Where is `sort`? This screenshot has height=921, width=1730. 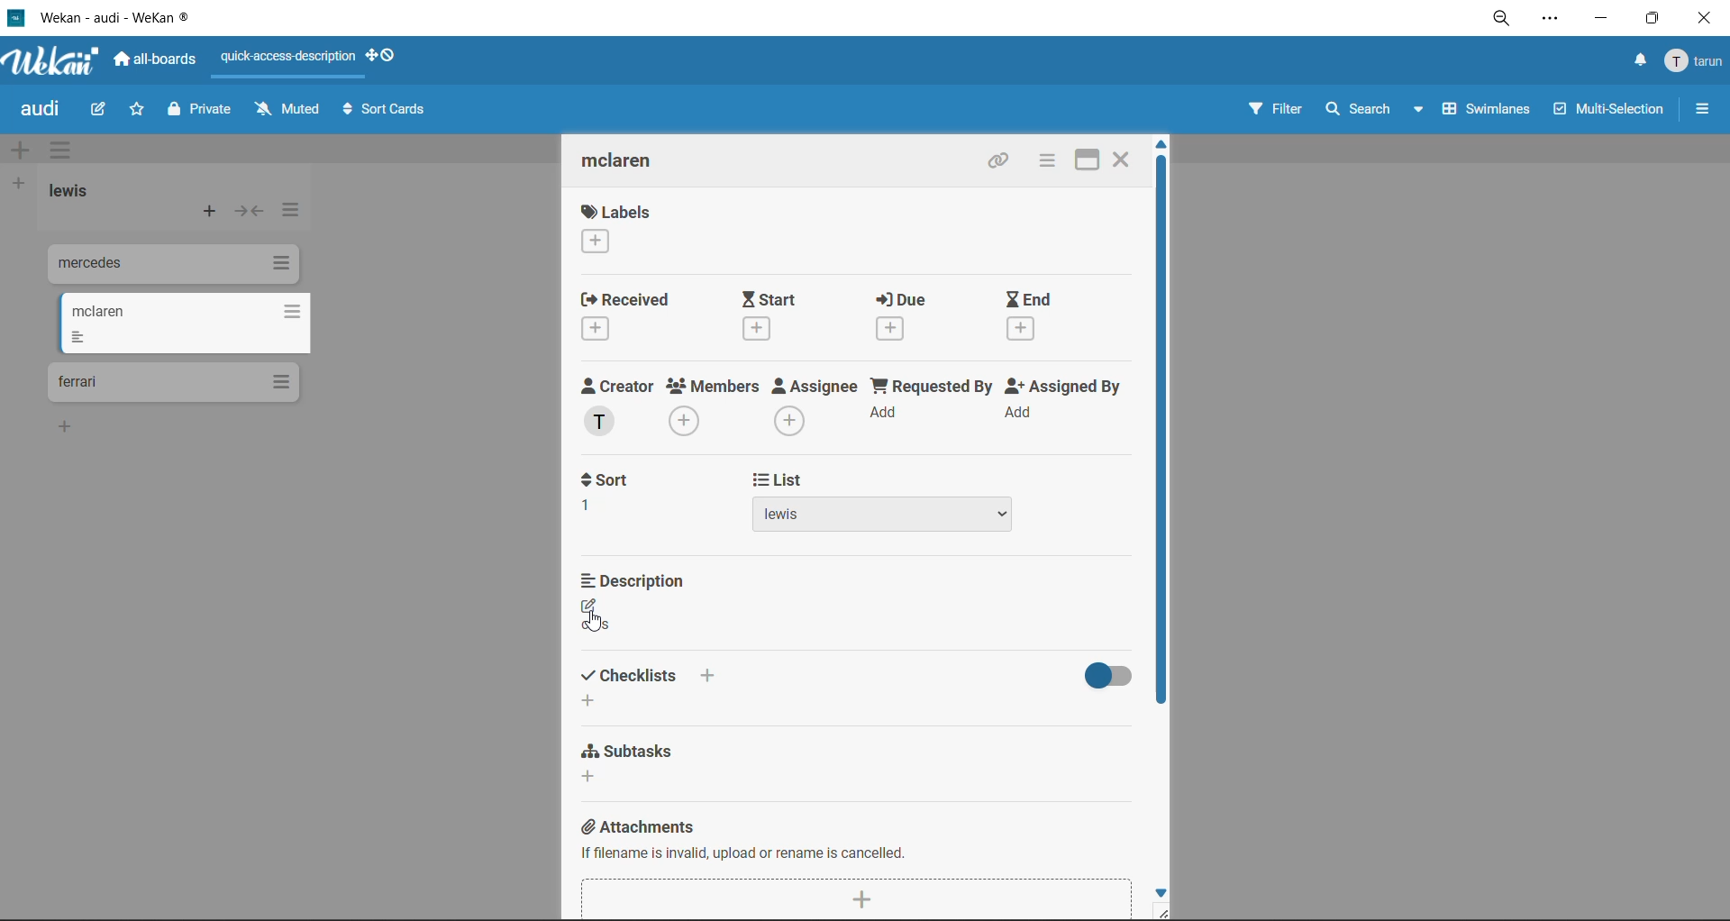 sort is located at coordinates (617, 493).